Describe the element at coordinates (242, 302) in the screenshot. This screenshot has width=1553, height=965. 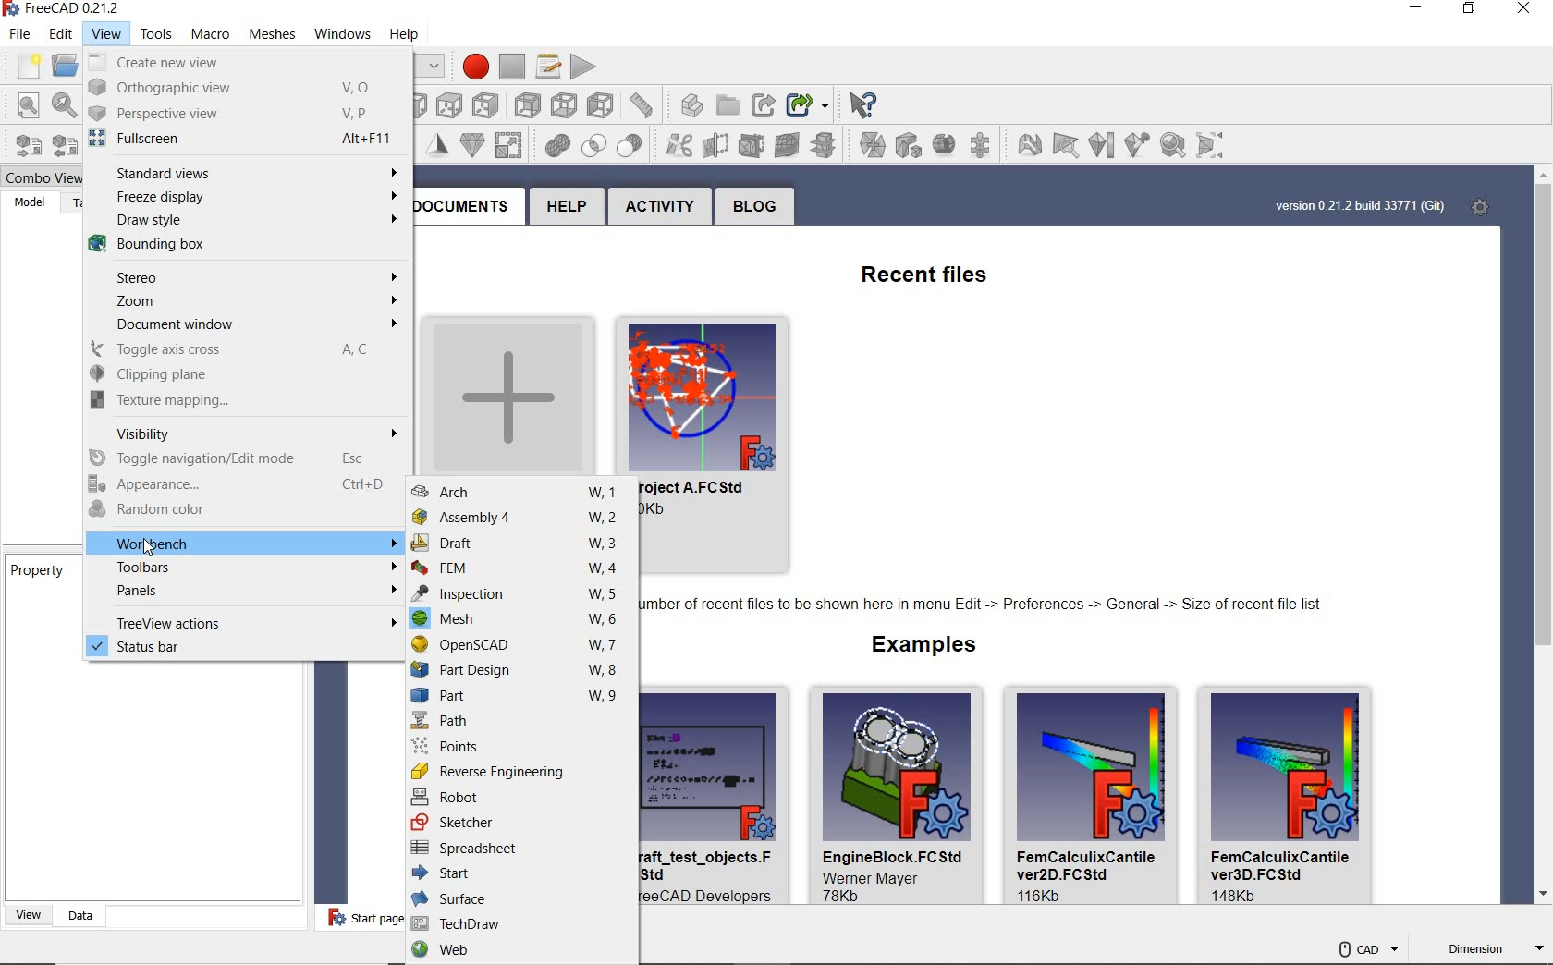
I see `zoom` at that location.